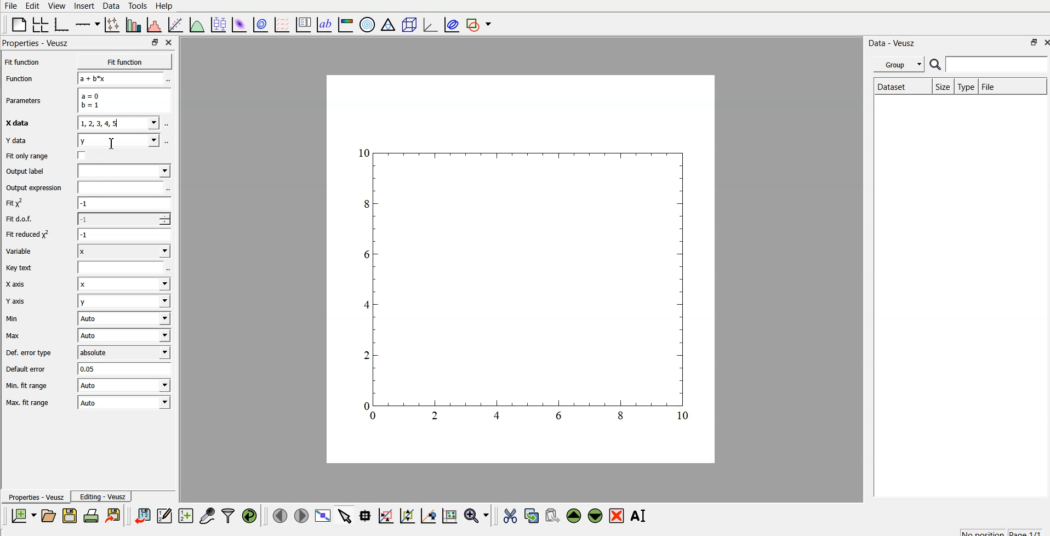  What do you see at coordinates (30, 79) in the screenshot?
I see `Function` at bounding box center [30, 79].